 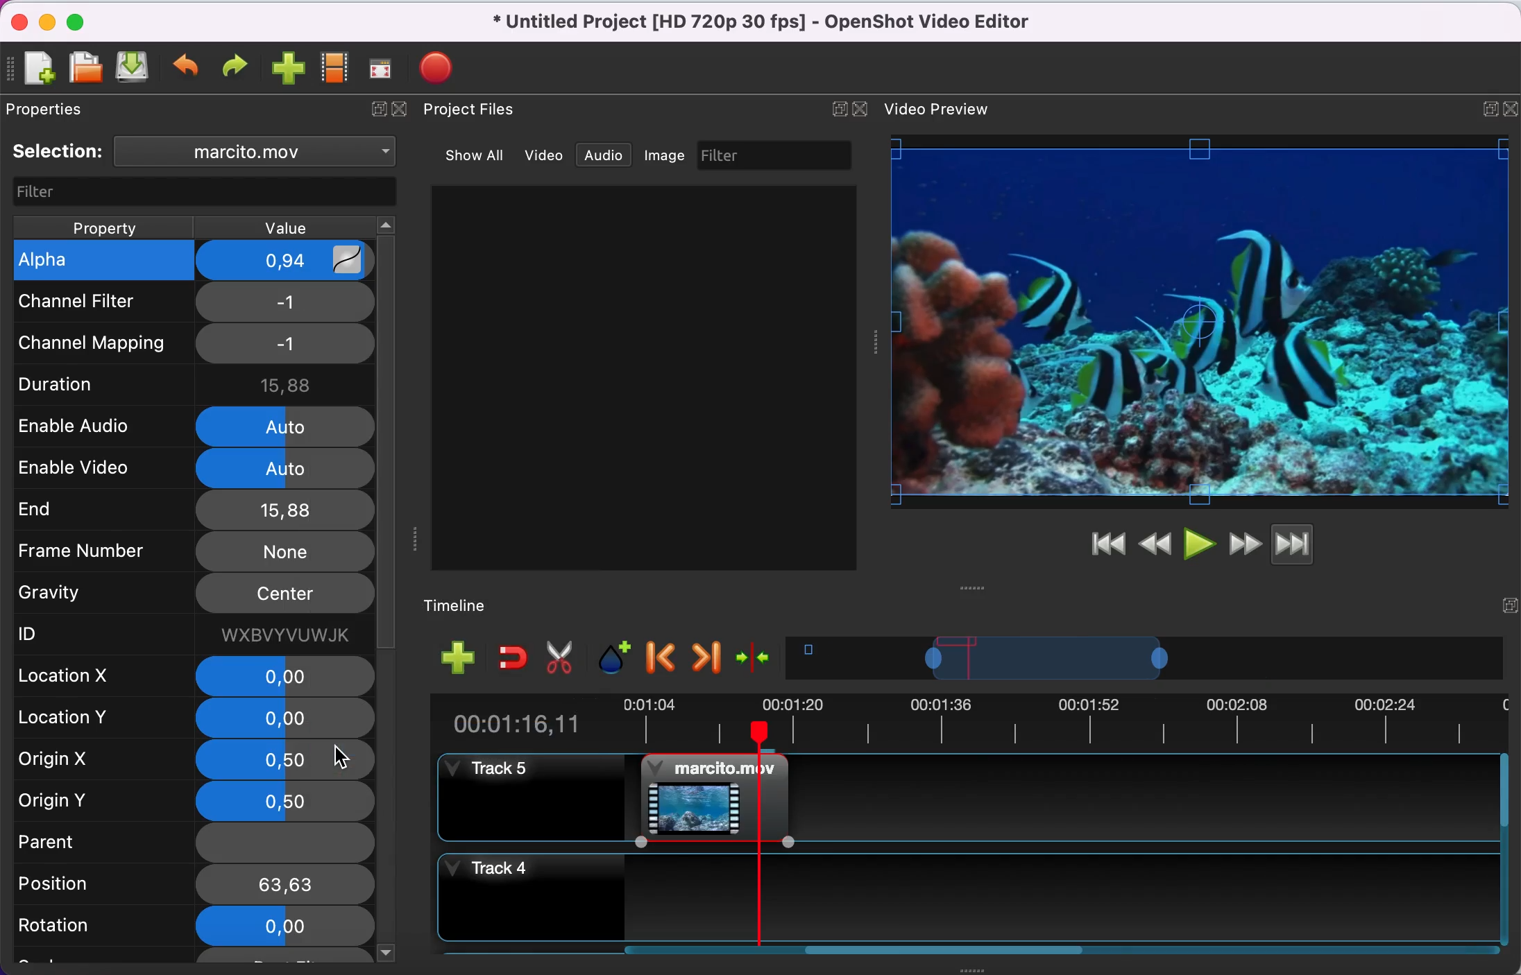 I want to click on Alpha, so click(x=85, y=264).